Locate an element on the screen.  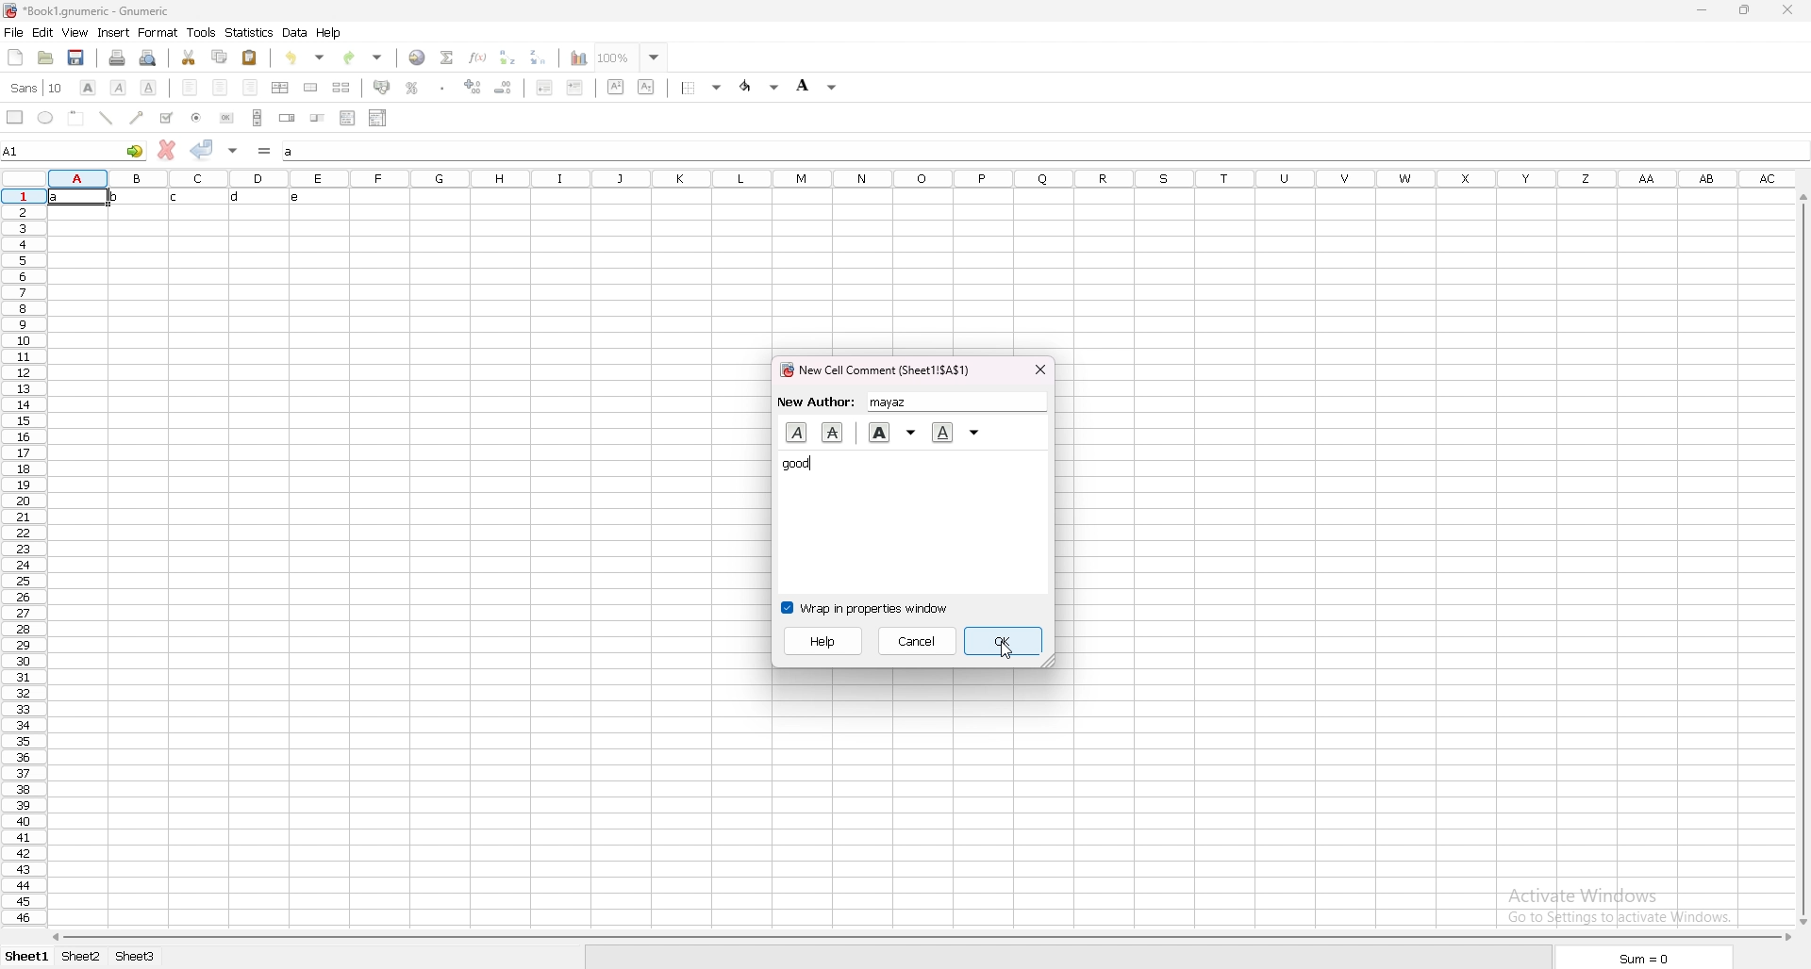
scroll bar is located at coordinates (258, 118).